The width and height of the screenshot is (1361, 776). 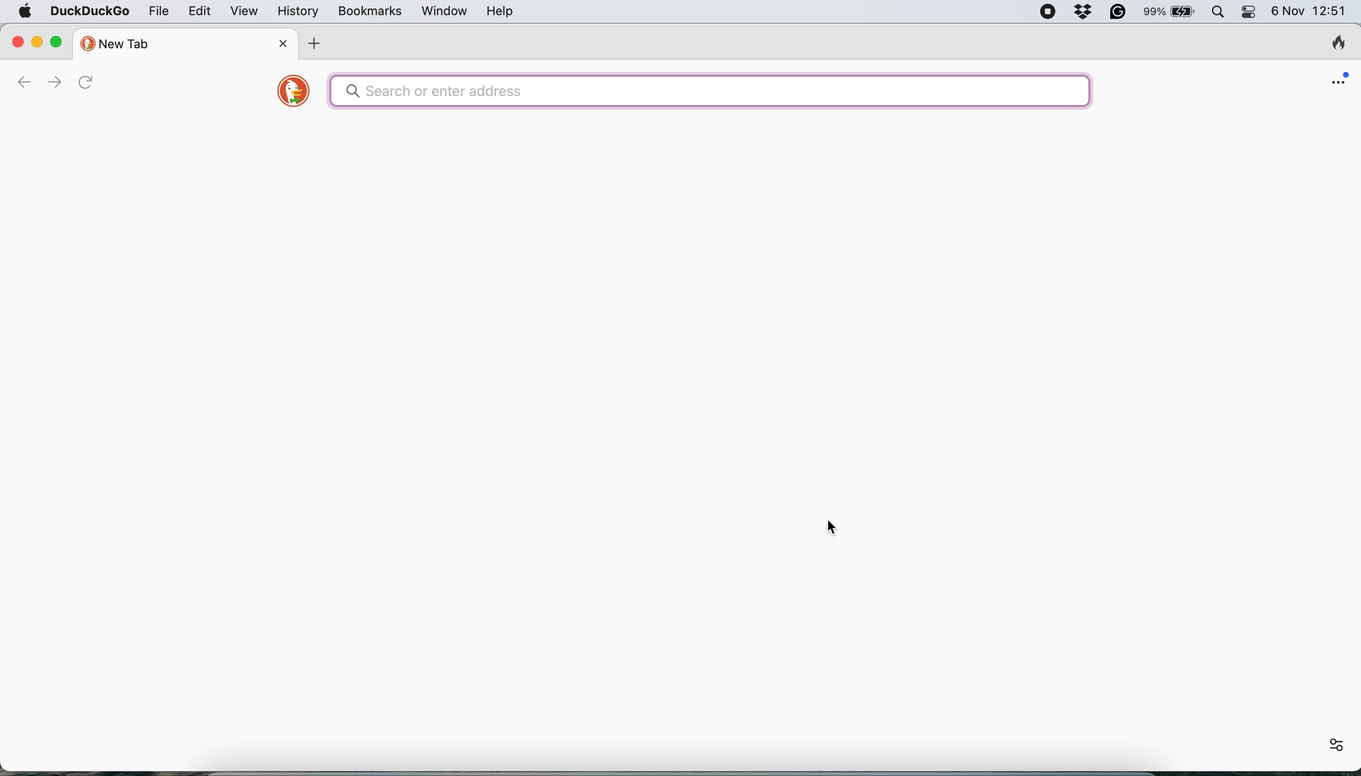 I want to click on file, so click(x=157, y=12).